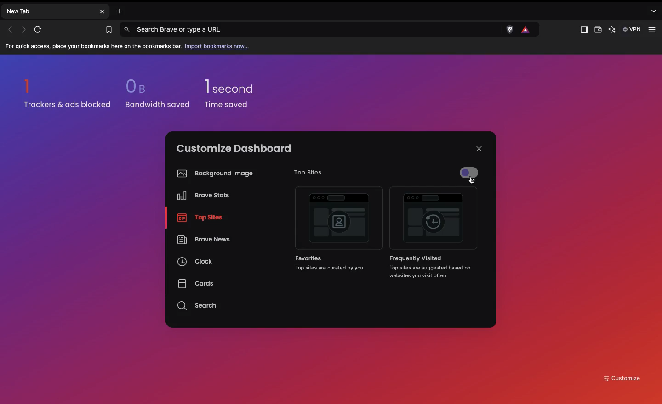  Describe the element at coordinates (198, 306) in the screenshot. I see `Search` at that location.